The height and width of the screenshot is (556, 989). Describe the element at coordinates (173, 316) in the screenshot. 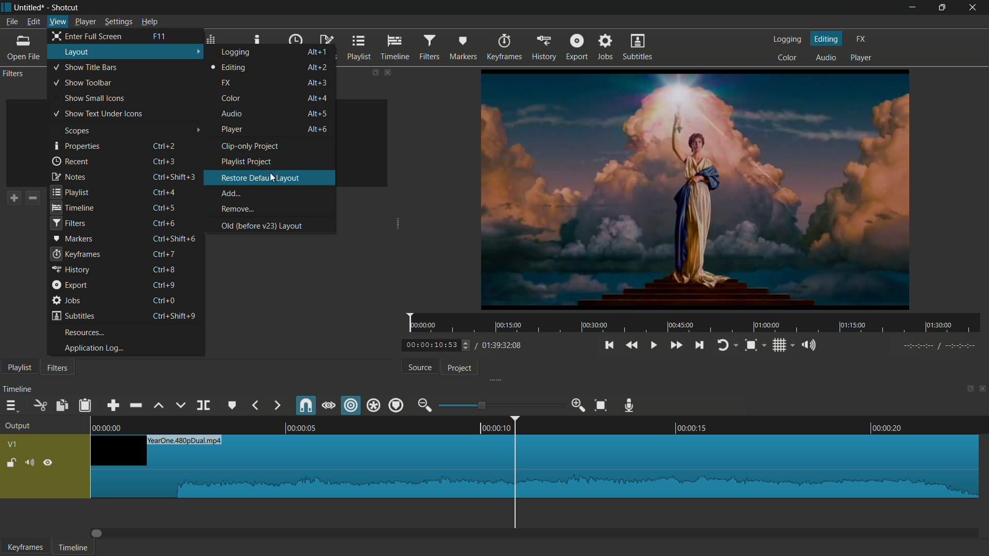

I see `keyboard shortcut` at that location.